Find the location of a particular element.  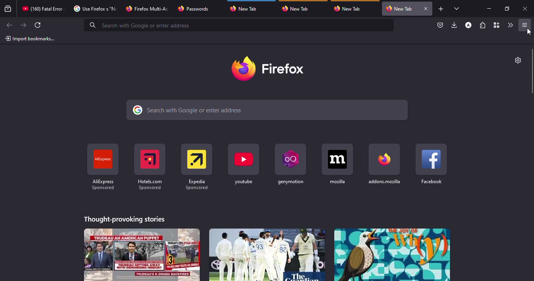

stories is located at coordinates (266, 254).